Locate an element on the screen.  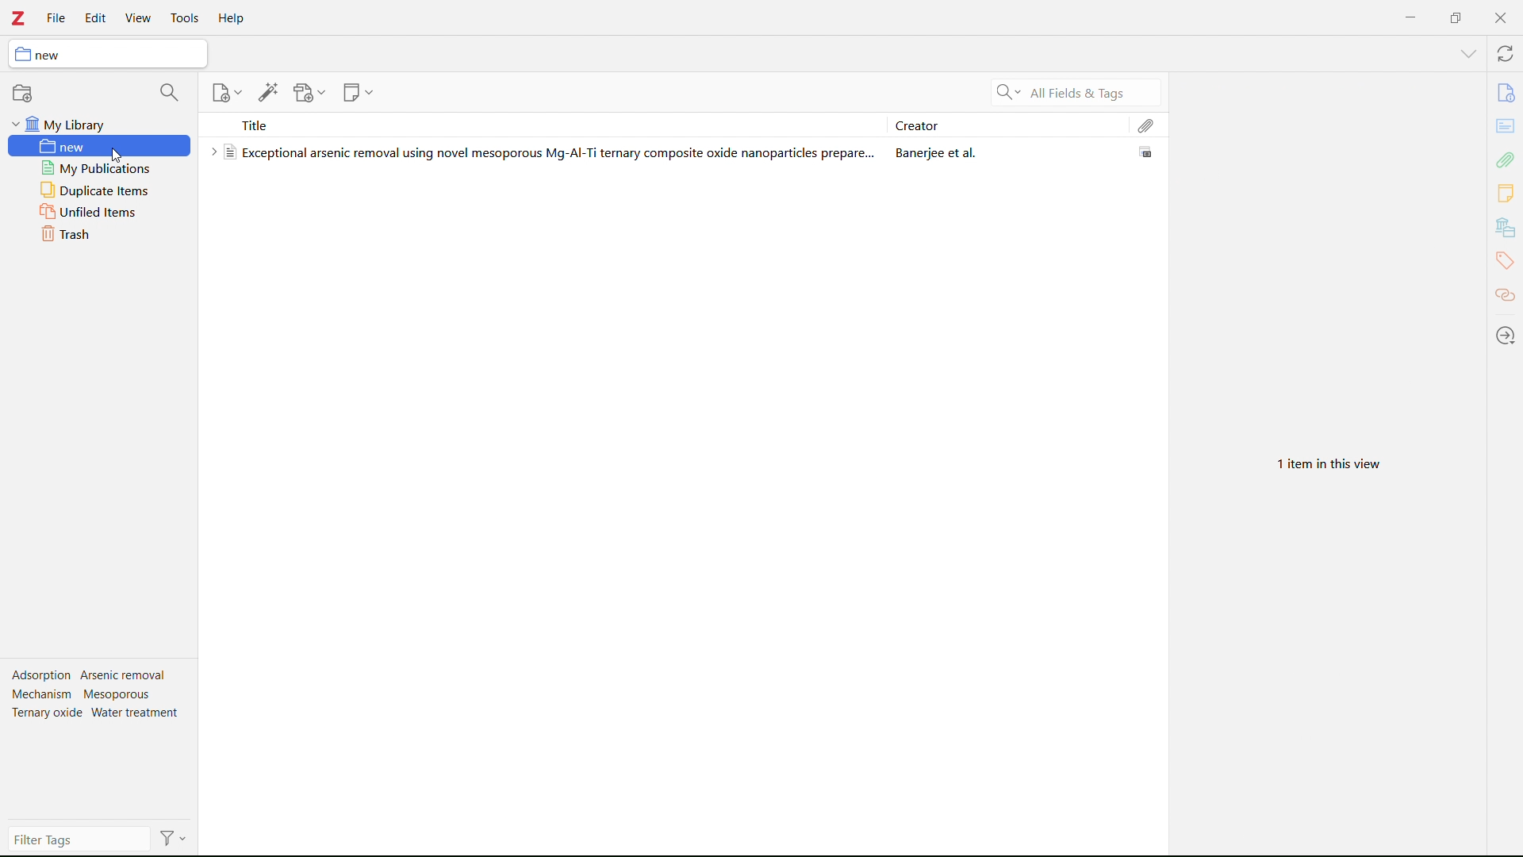
new collection is located at coordinates (24, 92).